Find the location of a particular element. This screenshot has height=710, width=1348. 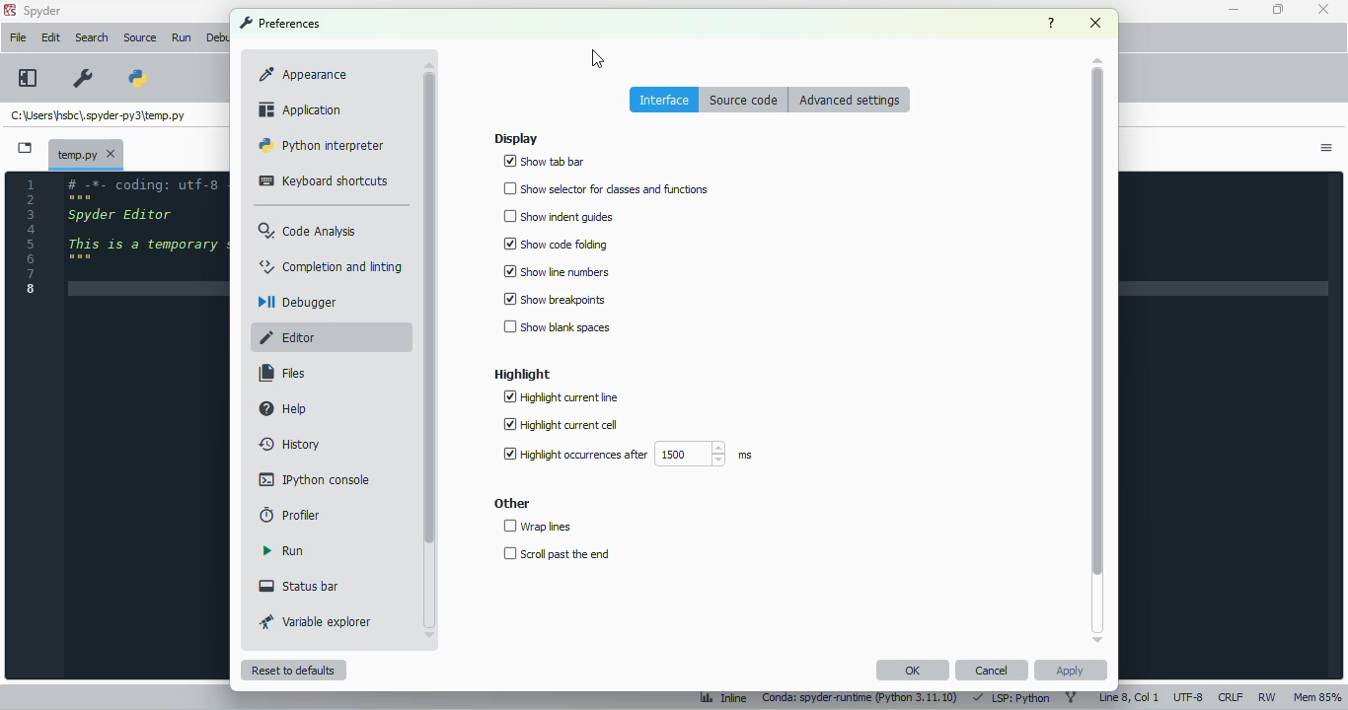

options is located at coordinates (1327, 148).